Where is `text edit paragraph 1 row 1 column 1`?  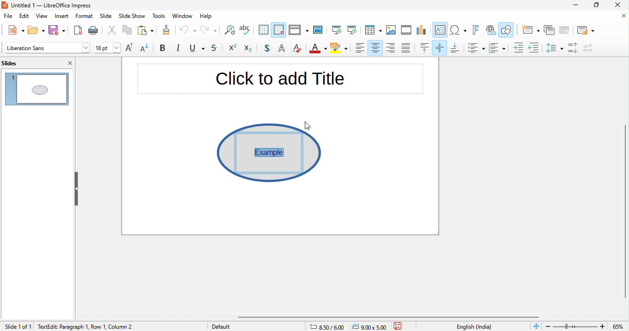 text edit paragraph 1 row 1 column 1 is located at coordinates (82, 326).